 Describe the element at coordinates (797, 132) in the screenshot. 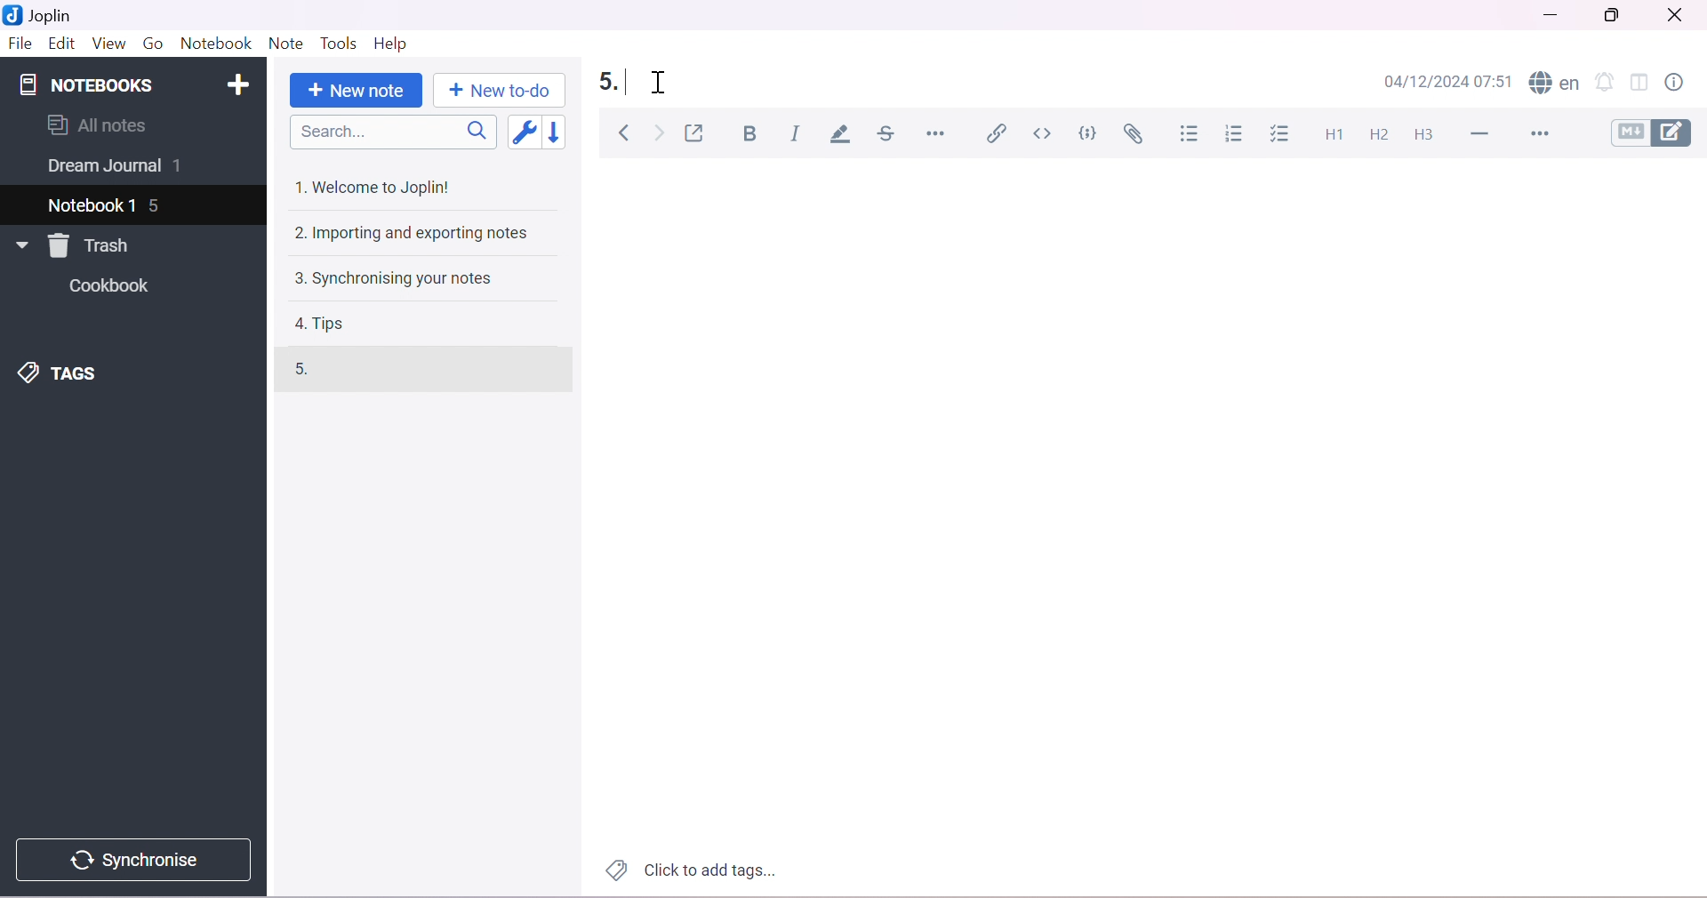

I see `Italic` at that location.